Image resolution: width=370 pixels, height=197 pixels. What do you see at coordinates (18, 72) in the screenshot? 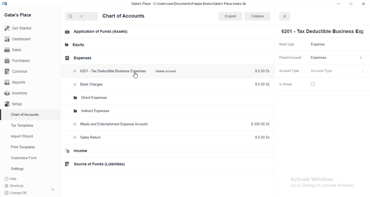
I see `Common` at bounding box center [18, 72].